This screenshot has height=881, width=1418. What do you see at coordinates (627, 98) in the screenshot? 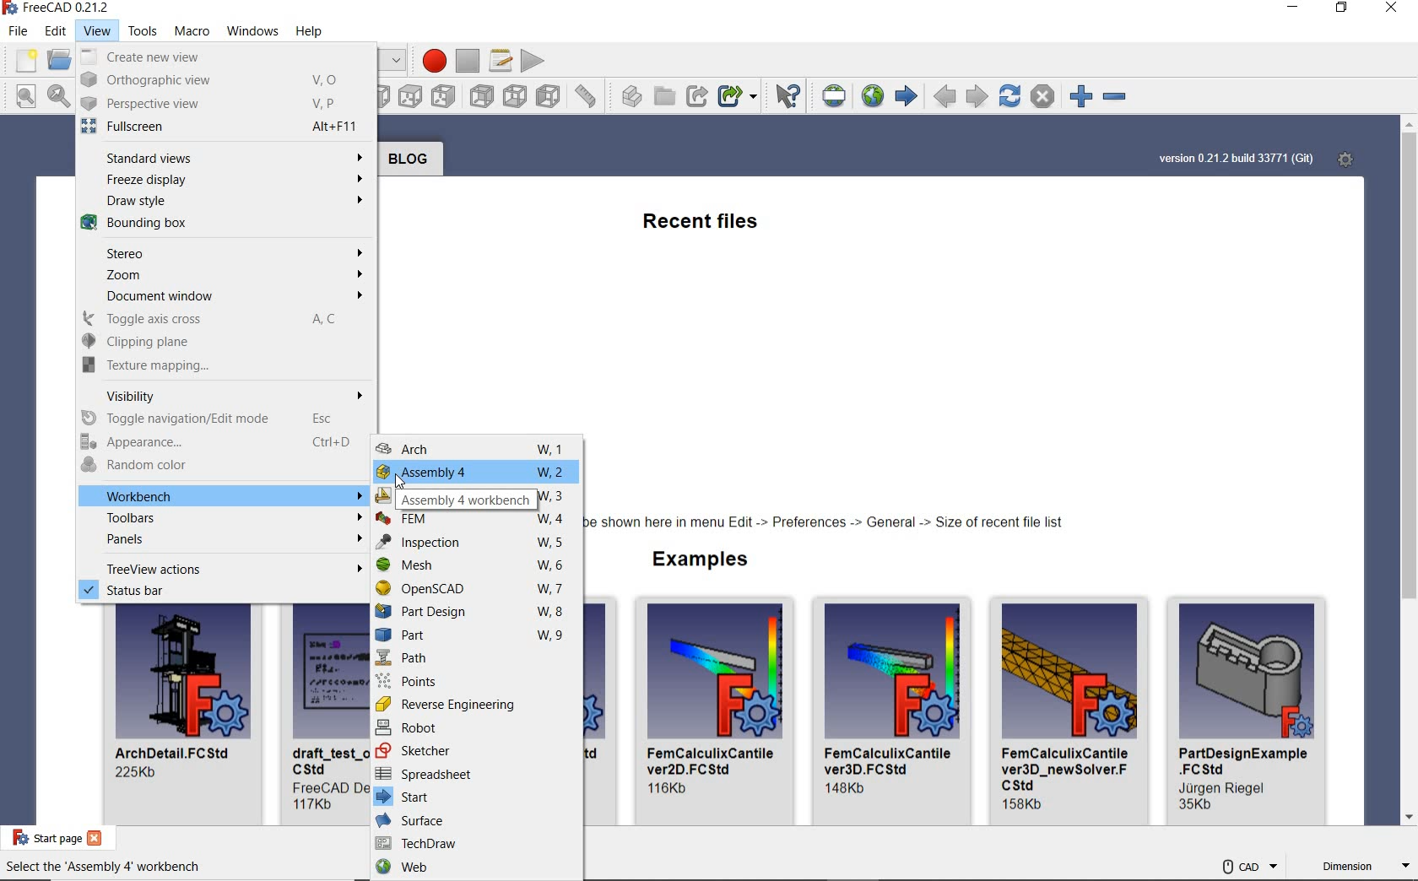
I see `create part` at bounding box center [627, 98].